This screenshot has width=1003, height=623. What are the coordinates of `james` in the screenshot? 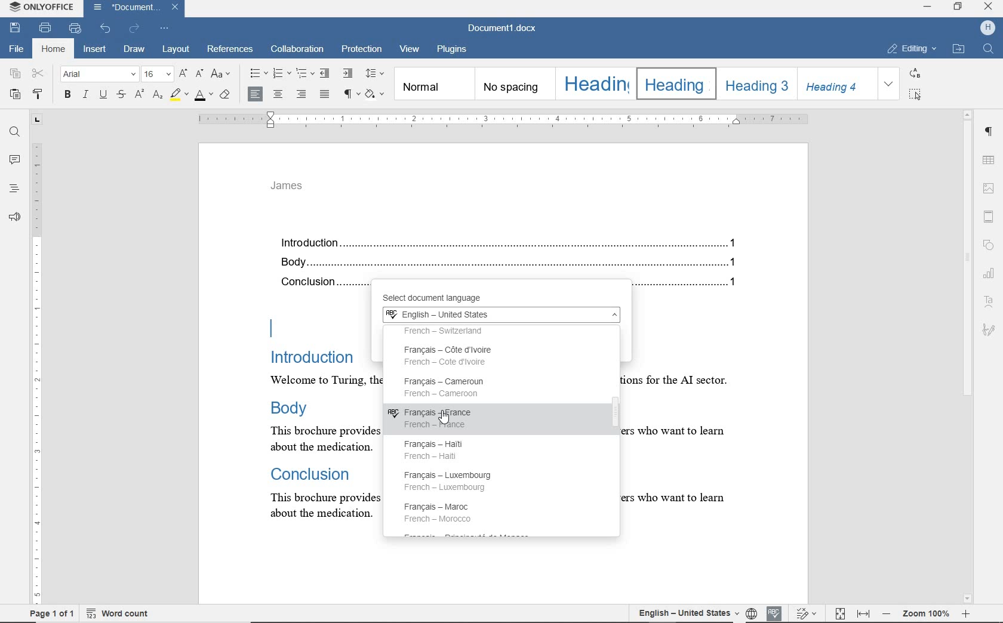 It's located at (287, 186).